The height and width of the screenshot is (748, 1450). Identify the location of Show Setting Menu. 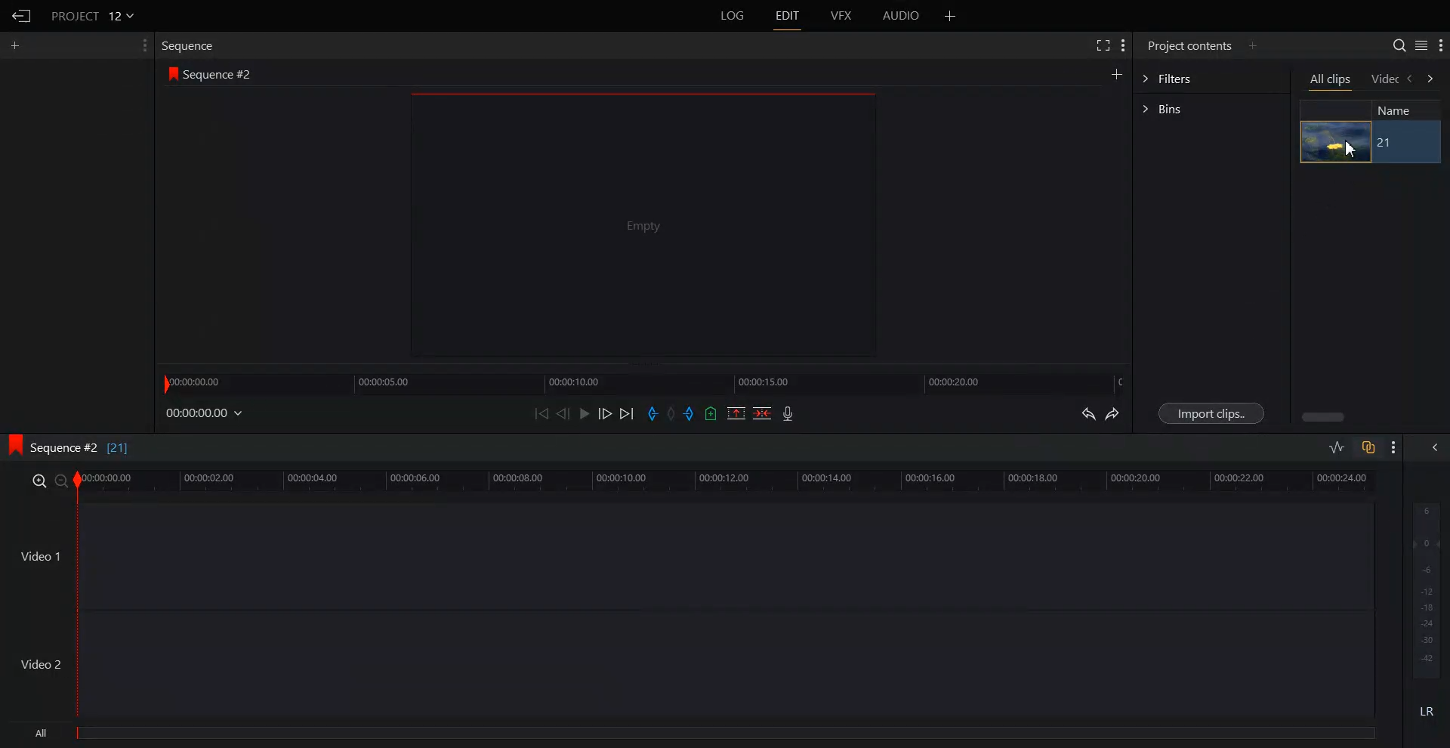
(1392, 449).